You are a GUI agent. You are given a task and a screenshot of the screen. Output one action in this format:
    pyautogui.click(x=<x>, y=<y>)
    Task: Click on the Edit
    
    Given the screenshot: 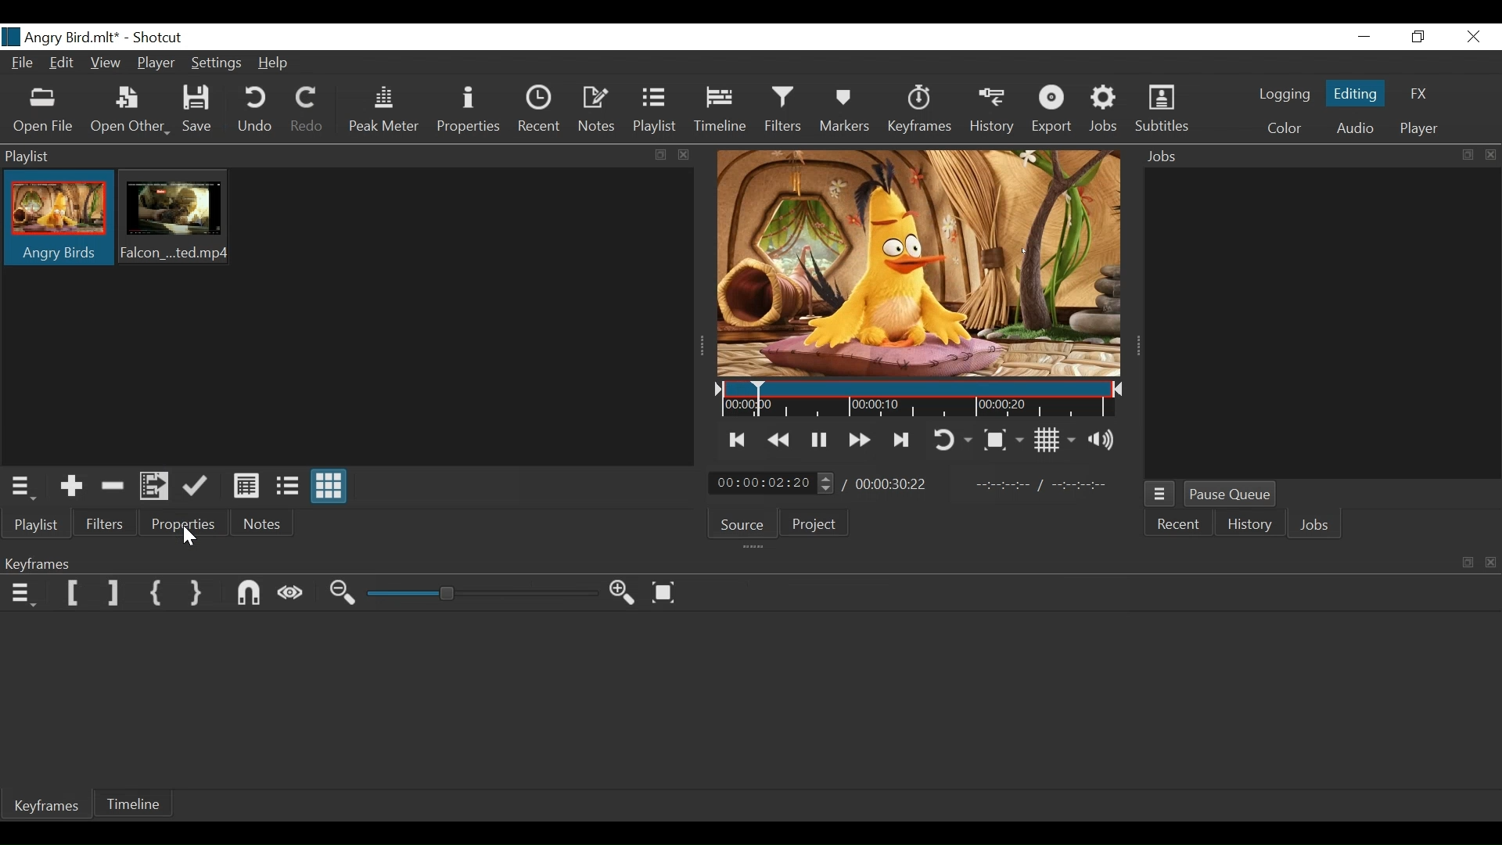 What is the action you would take?
    pyautogui.click(x=62, y=64)
    